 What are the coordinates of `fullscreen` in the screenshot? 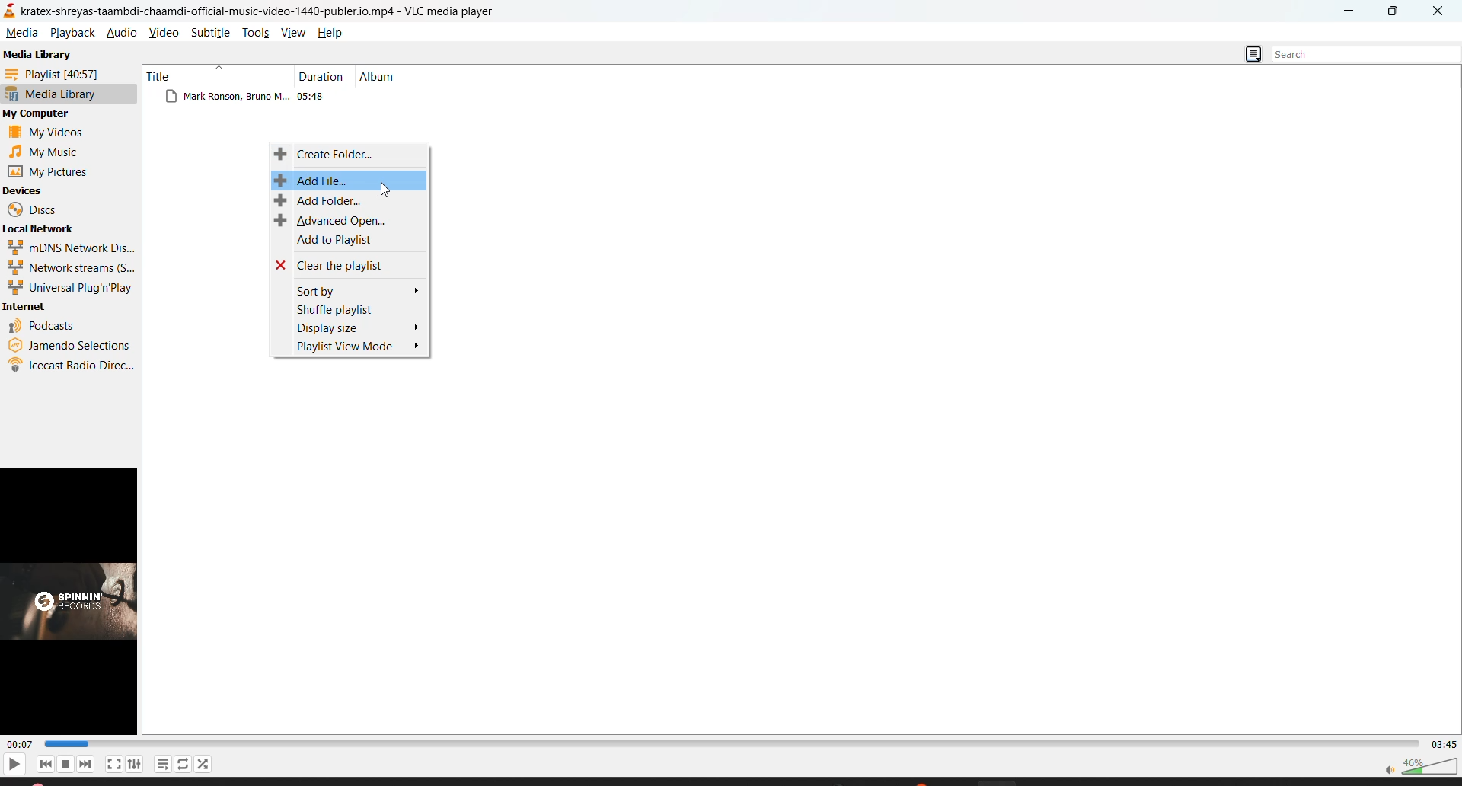 It's located at (114, 762).